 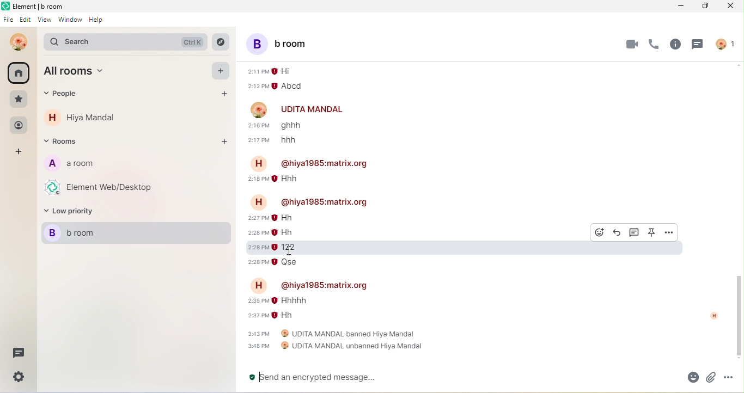 I want to click on 2:37 pm Hh, so click(x=270, y=316).